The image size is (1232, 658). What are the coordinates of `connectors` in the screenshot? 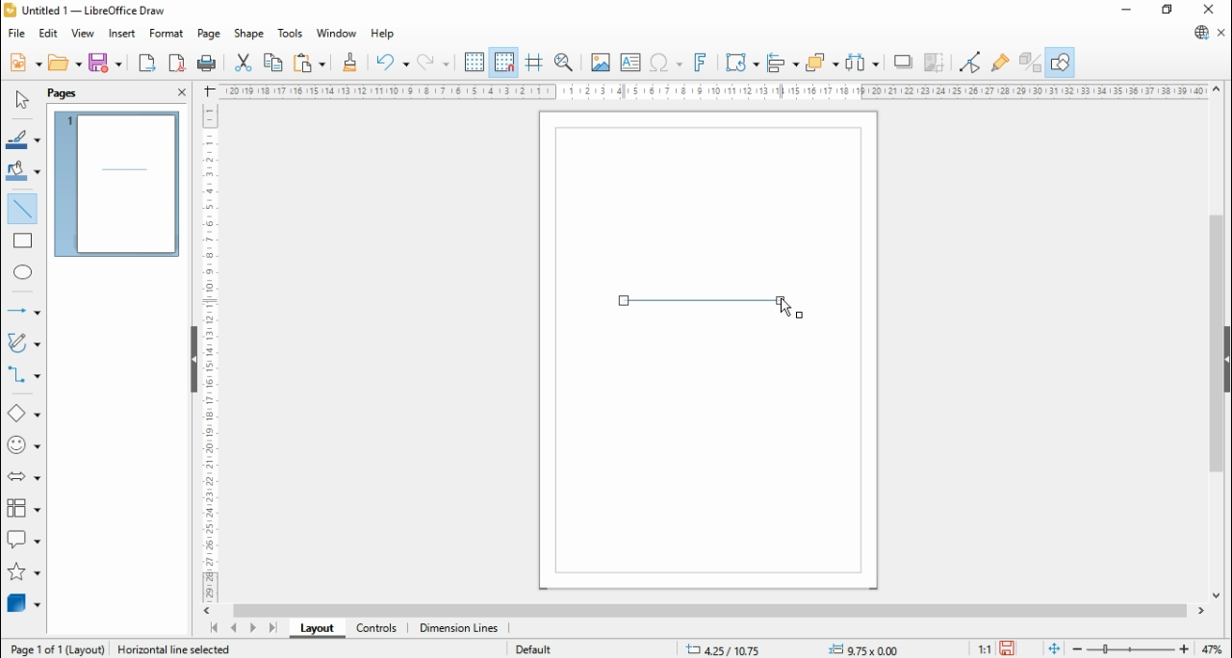 It's located at (23, 373).